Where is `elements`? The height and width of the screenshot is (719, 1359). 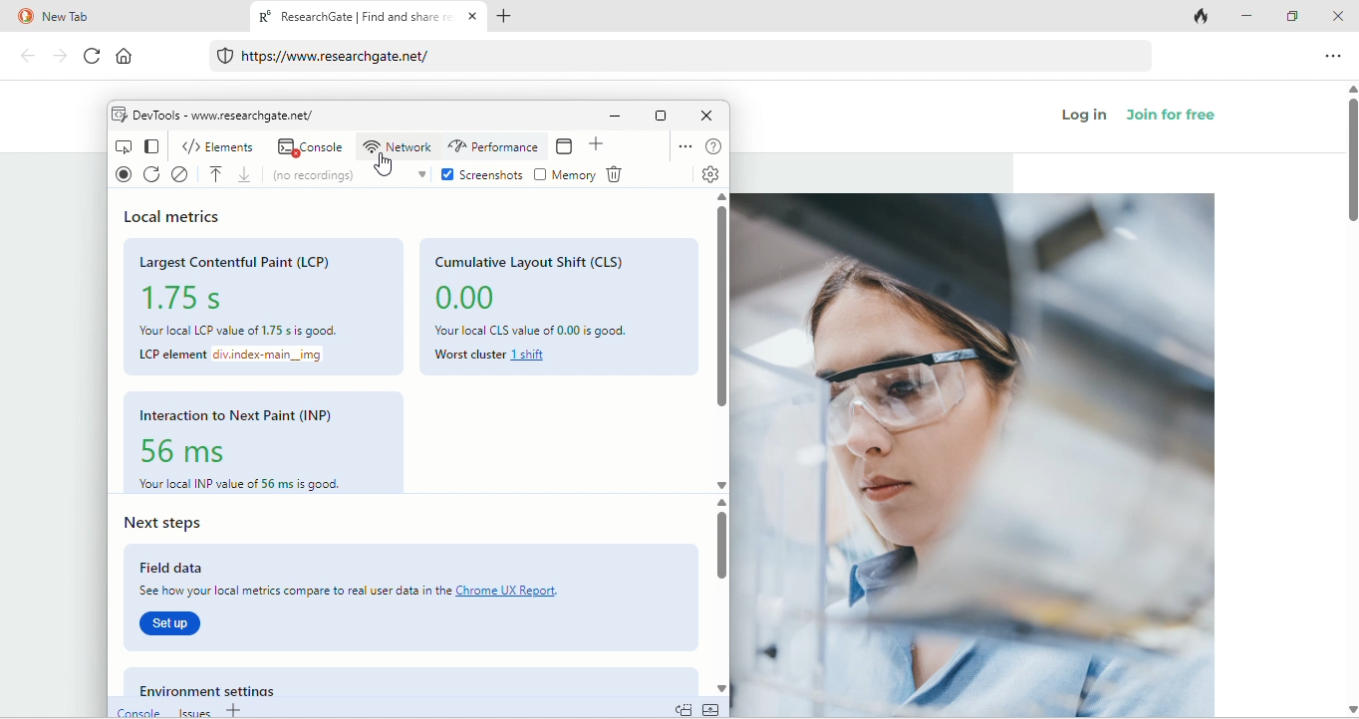
elements is located at coordinates (220, 144).